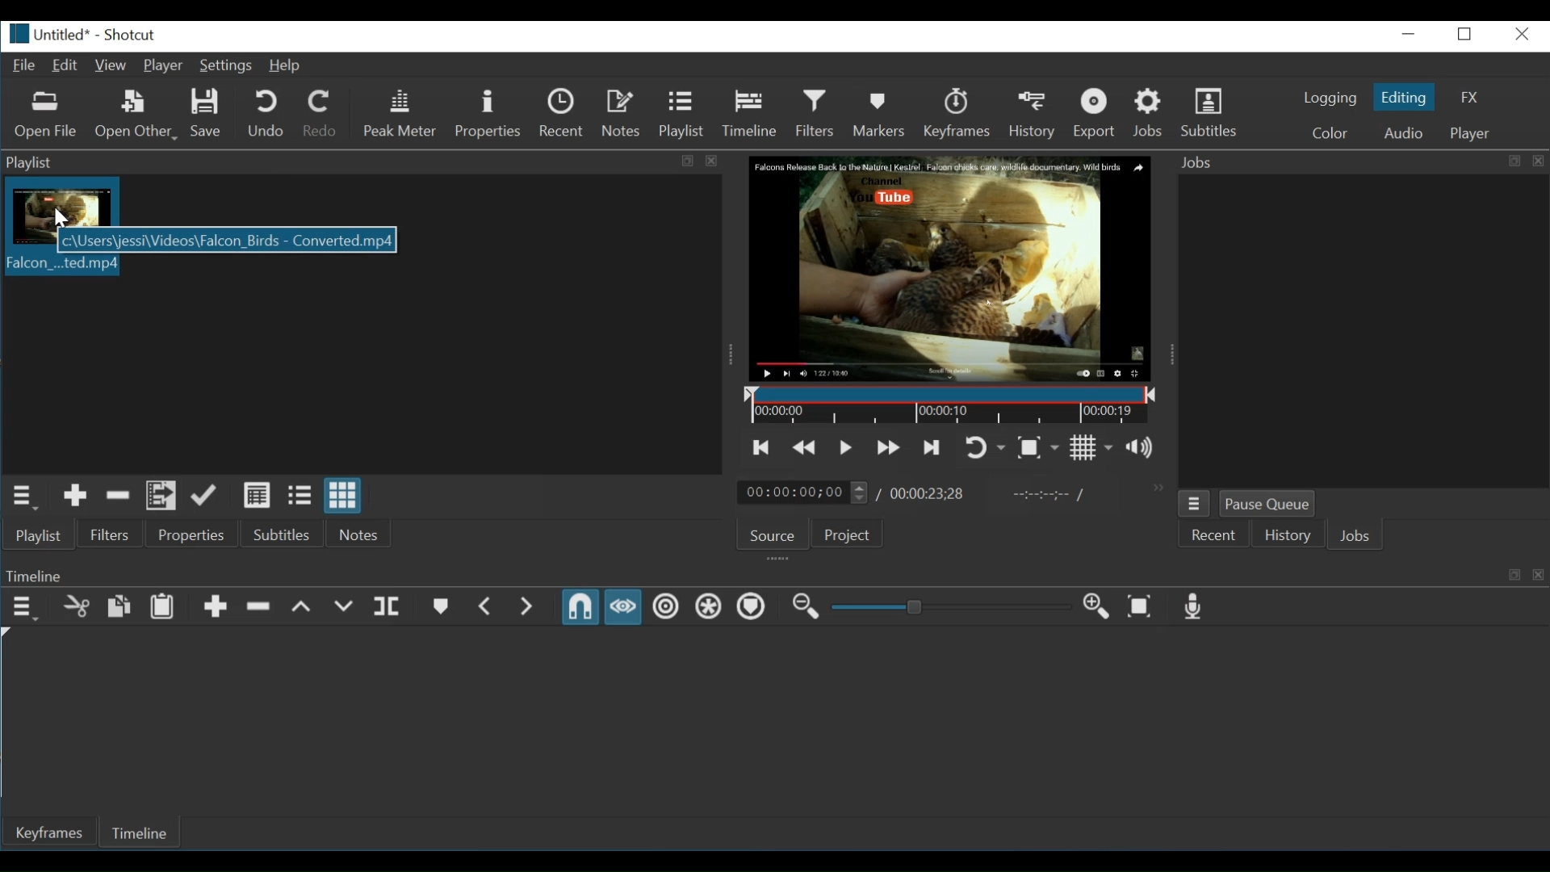  Describe the element at coordinates (52, 833) in the screenshot. I see `Keyframe` at that location.